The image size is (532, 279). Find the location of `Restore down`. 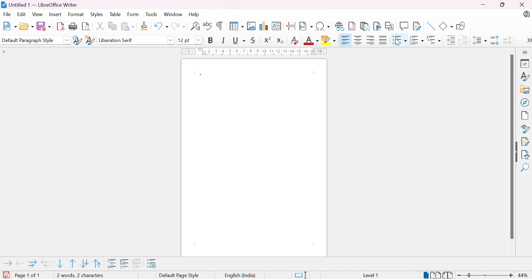

Restore down is located at coordinates (503, 5).